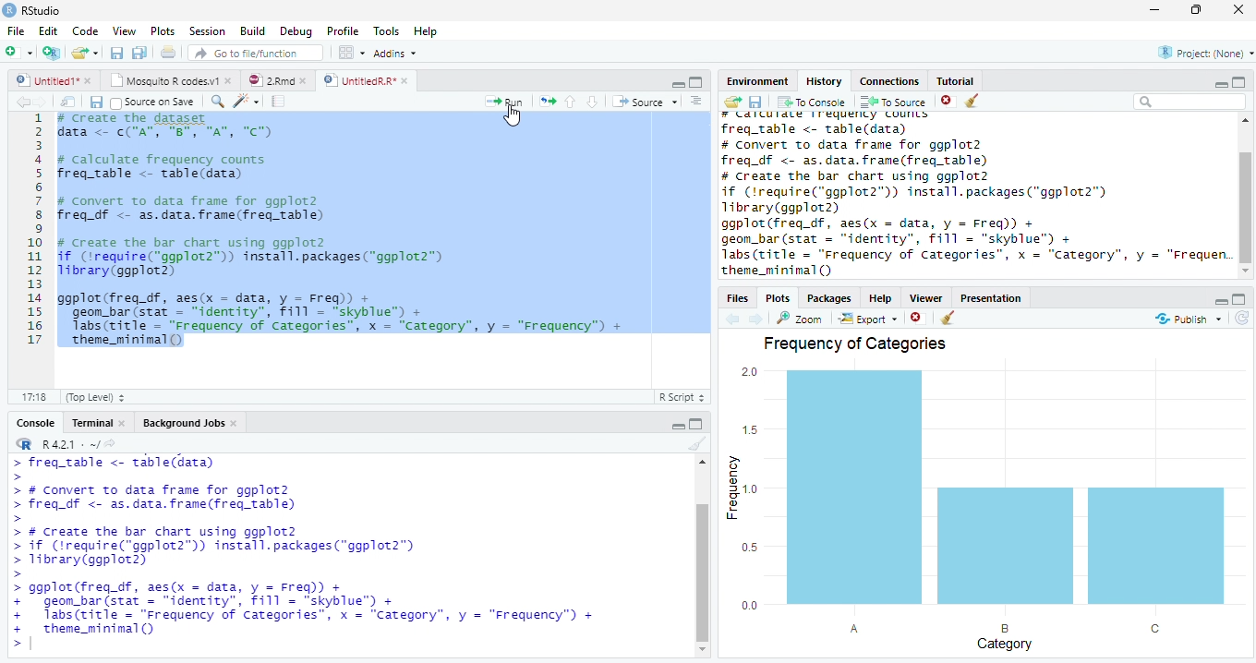 Image resolution: width=1256 pixels, height=663 pixels. I want to click on Go to the previous section, so click(570, 101).